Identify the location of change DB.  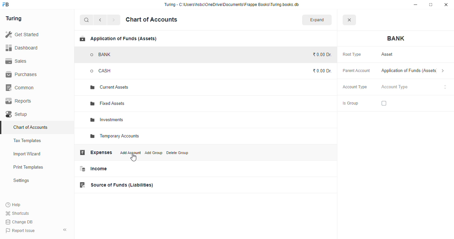
(20, 222).